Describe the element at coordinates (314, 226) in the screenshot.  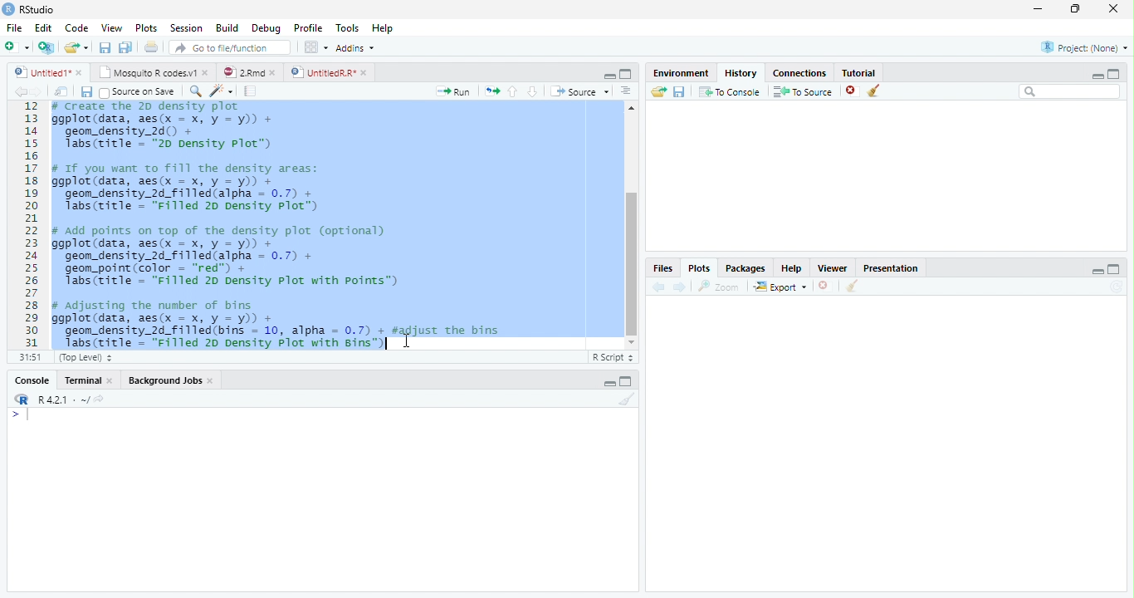
I see `12 # Create the ZD density plot
13 ggplot(data, aes(x = x, y = y)) +

14 geom_density_2d() +

15 Tabs(ritle - "20 Density Plot”)

16

17 # If you want to ill the density areas:

18 ggplot(data, aes(x = x, y = y)) +

19 geom_density_2d_filled(alpha = 0.7) +

20 Tabs(title = "Filled 20 Density Plot”)

21

22 # add points on top of the density plot (optional)

23 ggplot(data, aes(x = x, y = y)) +

24 geom_density_2d_filled(alpha = 0.7) +

25 geom_point(color = “red") +

26 Tabs(title = "Filled 20 Density Plot with points”)

27

28 # adjusting the number of bins

29 ggplot(data, aes(x = x, y = y)) +

30 geom_density_2d_filled(bins = 10, alpha = 0.7) + #adjust the bins
31 Jabs(ritle = “Filled 20 Density Plot with Bins")` at that location.